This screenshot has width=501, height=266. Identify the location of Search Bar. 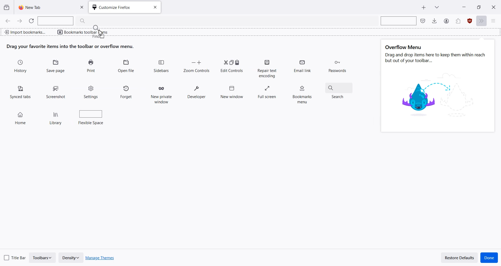
(64, 21).